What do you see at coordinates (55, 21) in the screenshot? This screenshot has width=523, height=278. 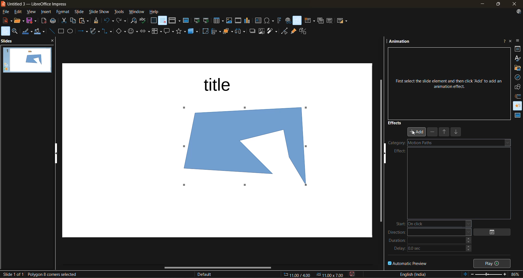 I see `print` at bounding box center [55, 21].